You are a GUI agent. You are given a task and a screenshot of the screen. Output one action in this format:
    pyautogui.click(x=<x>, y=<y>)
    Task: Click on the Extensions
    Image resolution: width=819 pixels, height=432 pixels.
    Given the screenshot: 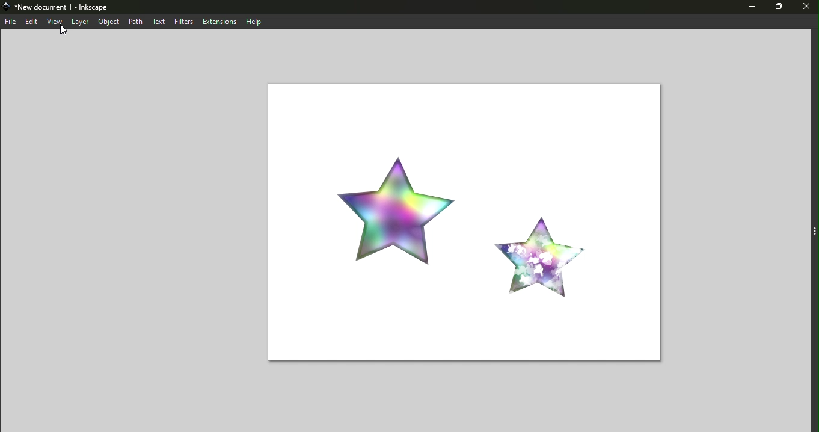 What is the action you would take?
    pyautogui.click(x=221, y=22)
    